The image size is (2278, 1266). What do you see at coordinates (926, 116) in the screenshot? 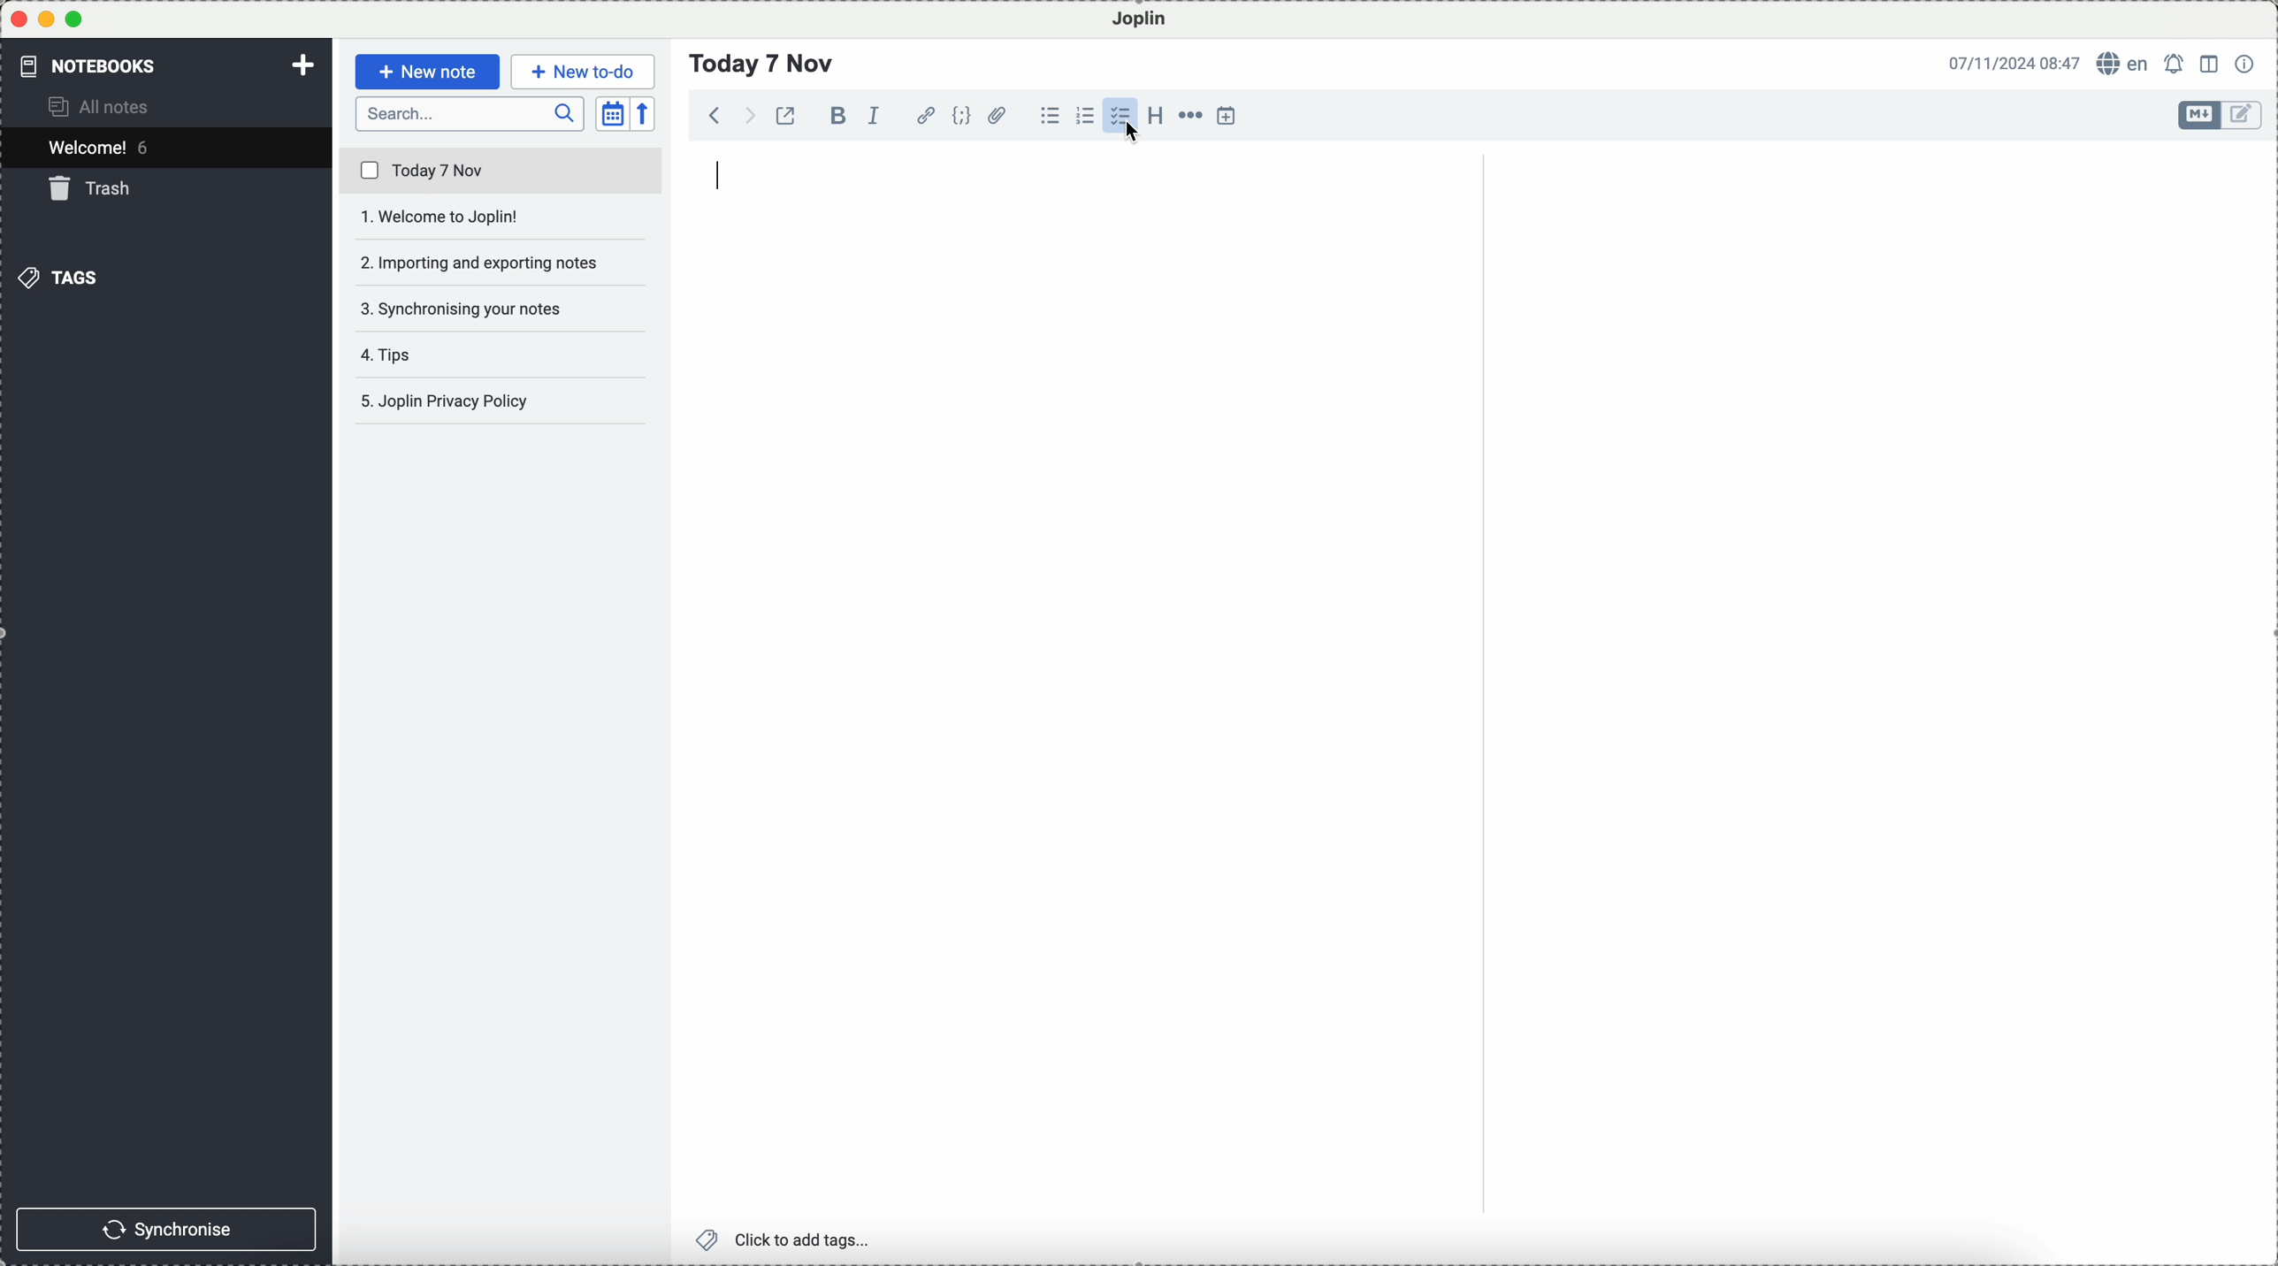
I see `hyperlink` at bounding box center [926, 116].